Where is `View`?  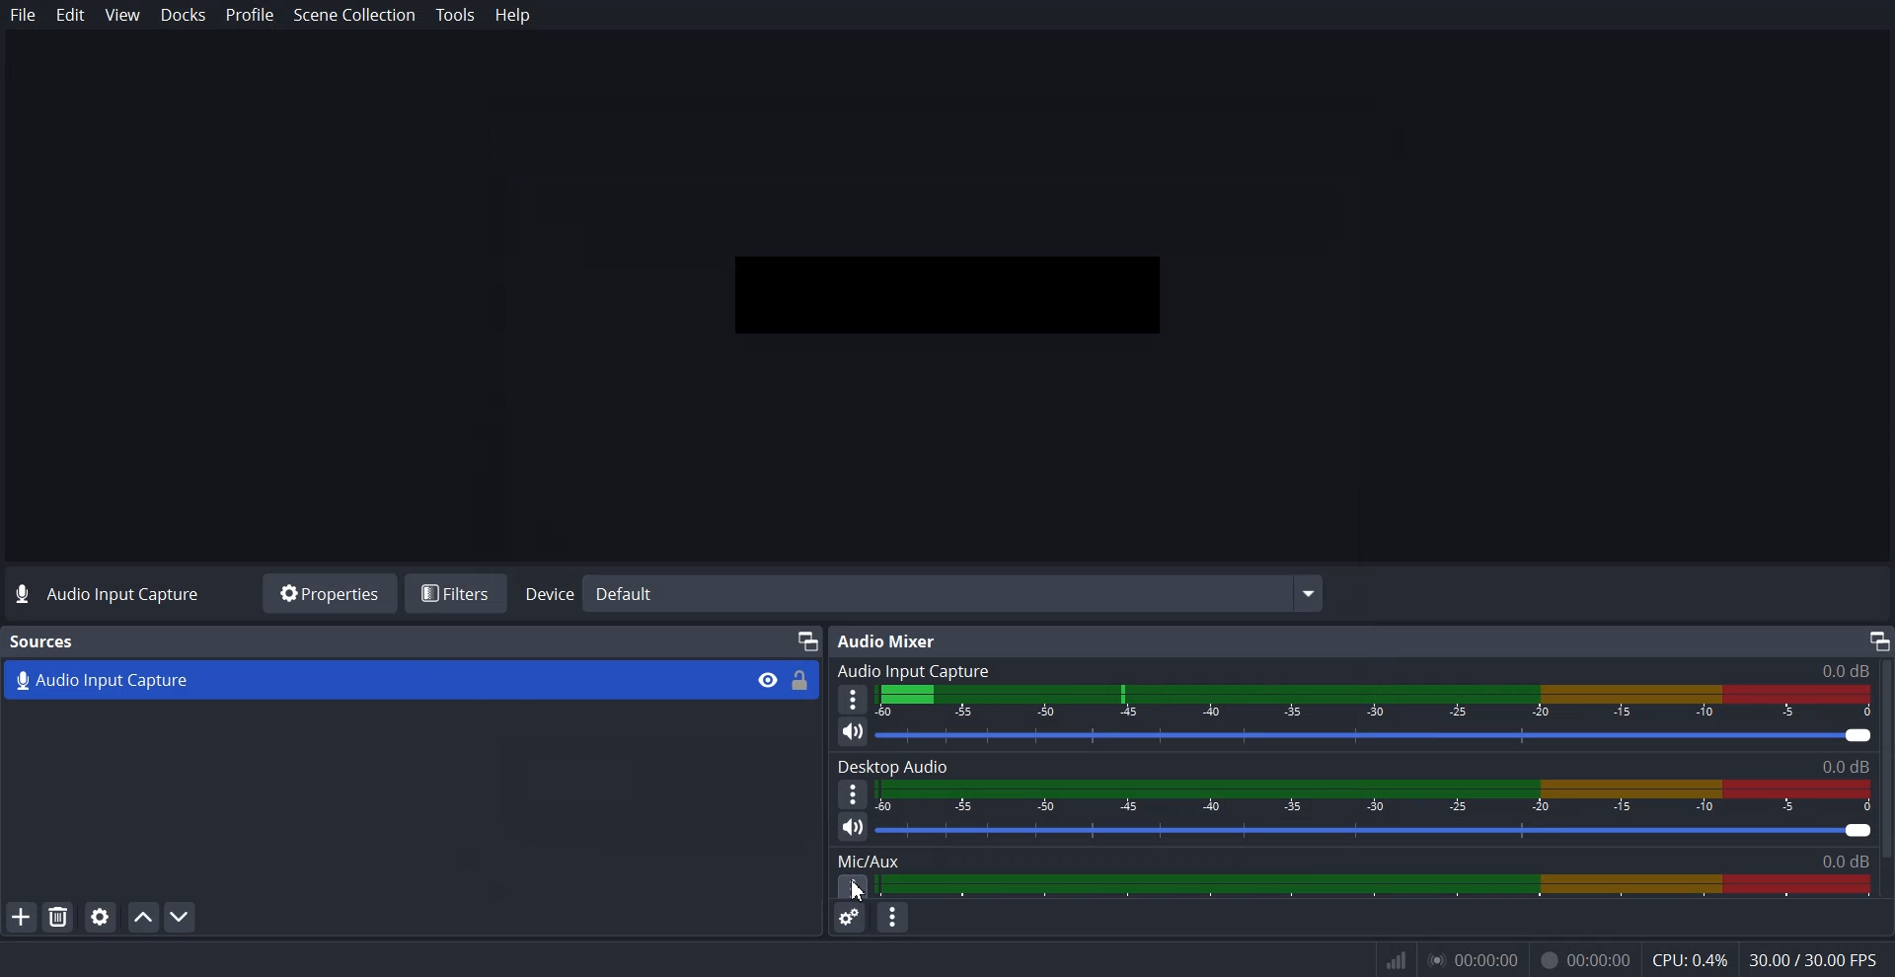
View is located at coordinates (121, 14).